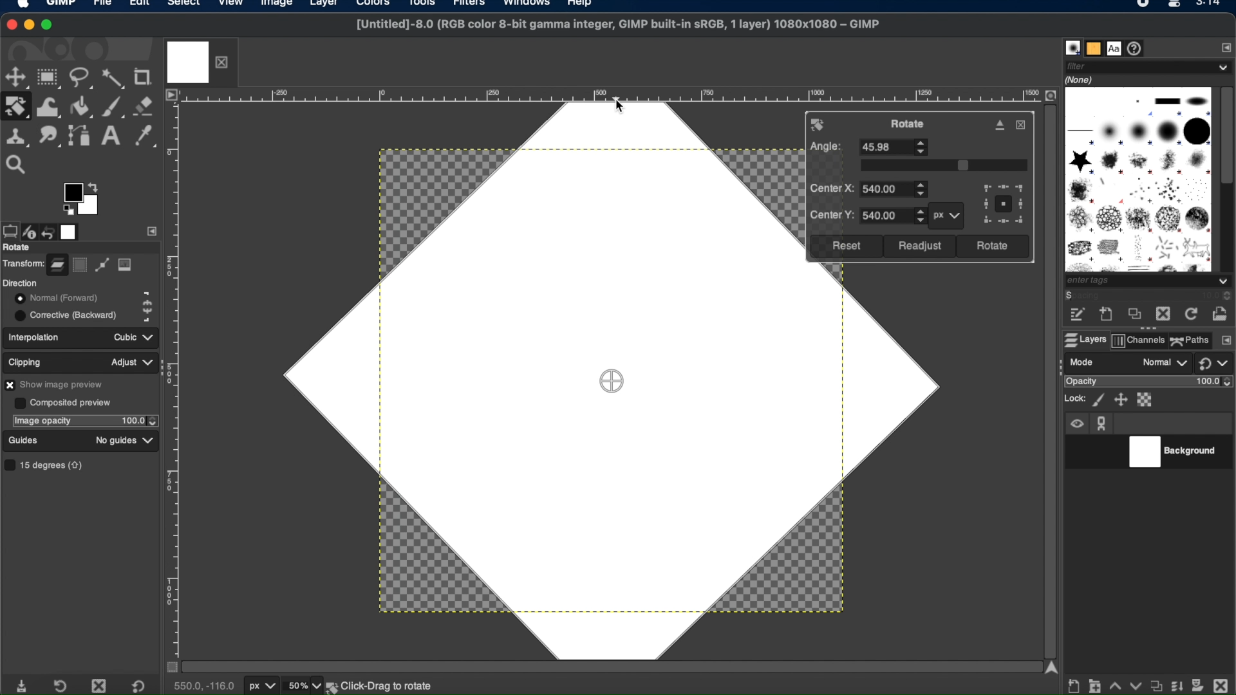  What do you see at coordinates (611, 97) in the screenshot?
I see `margin` at bounding box center [611, 97].